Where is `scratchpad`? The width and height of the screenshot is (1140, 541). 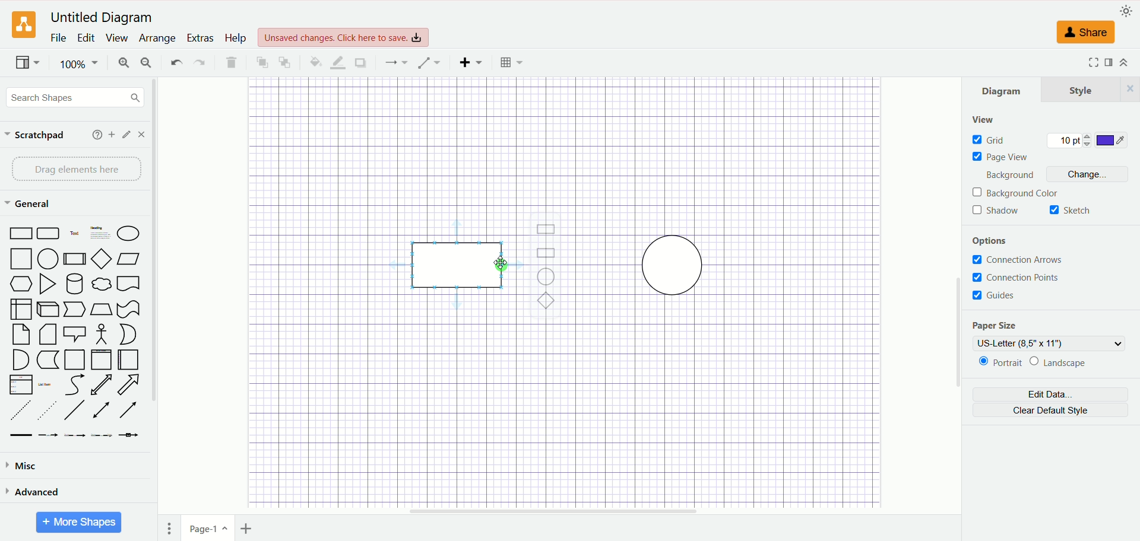
scratchpad is located at coordinates (33, 134).